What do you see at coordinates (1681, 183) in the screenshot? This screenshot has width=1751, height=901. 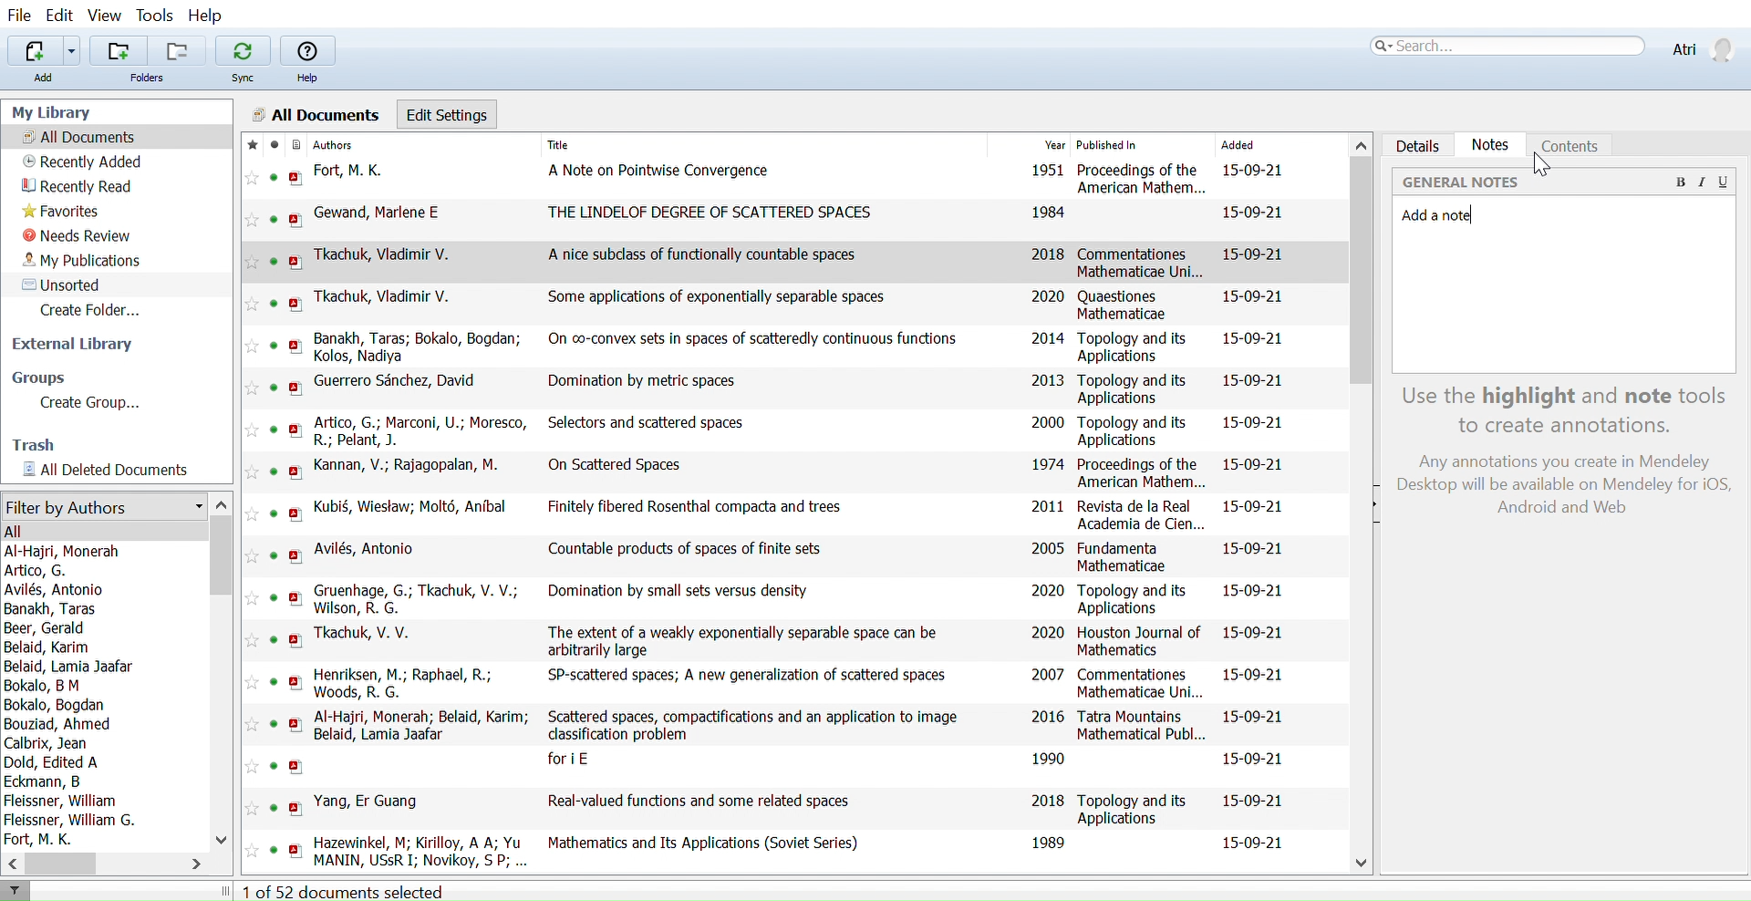 I see `Bold` at bounding box center [1681, 183].